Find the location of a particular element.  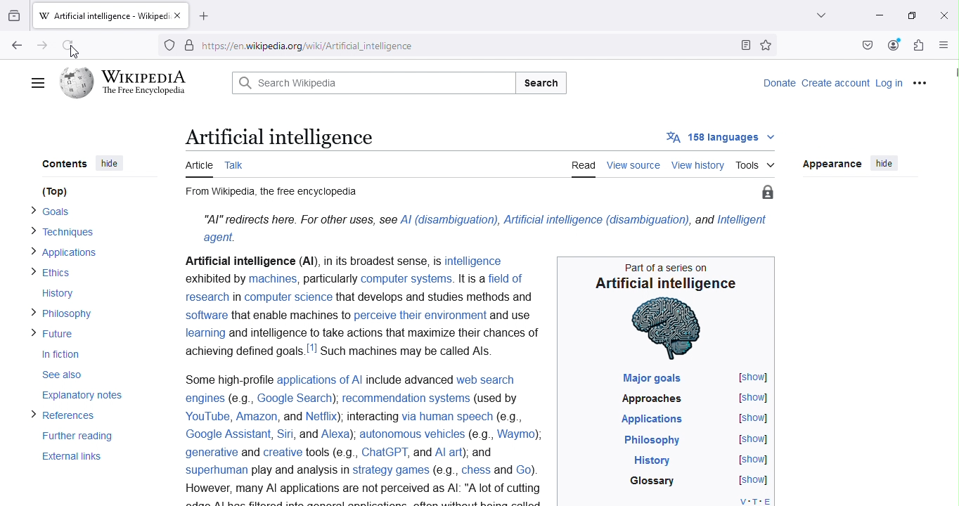

superhuman is located at coordinates (213, 469).